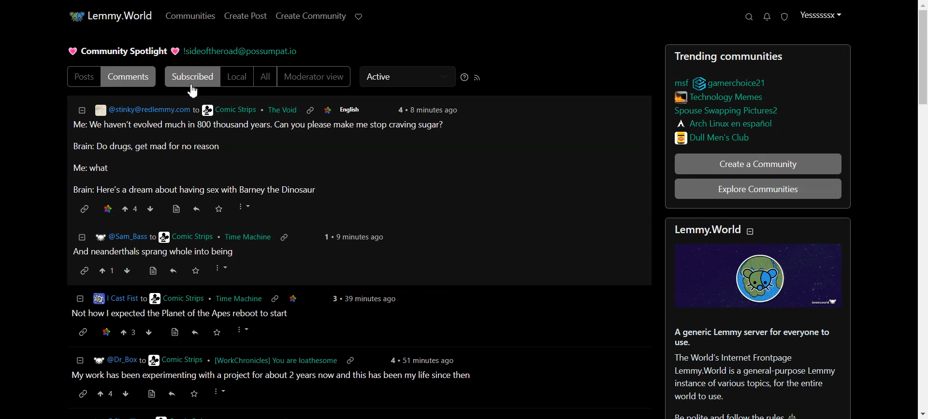  Describe the element at coordinates (105, 271) in the screenshot. I see `upvote` at that location.